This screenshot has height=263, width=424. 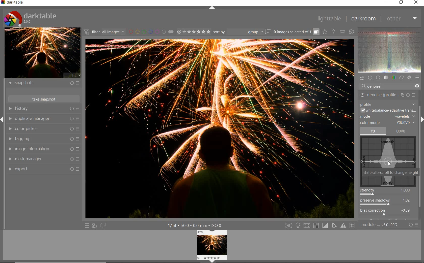 I want to click on DELETE, so click(x=417, y=86).